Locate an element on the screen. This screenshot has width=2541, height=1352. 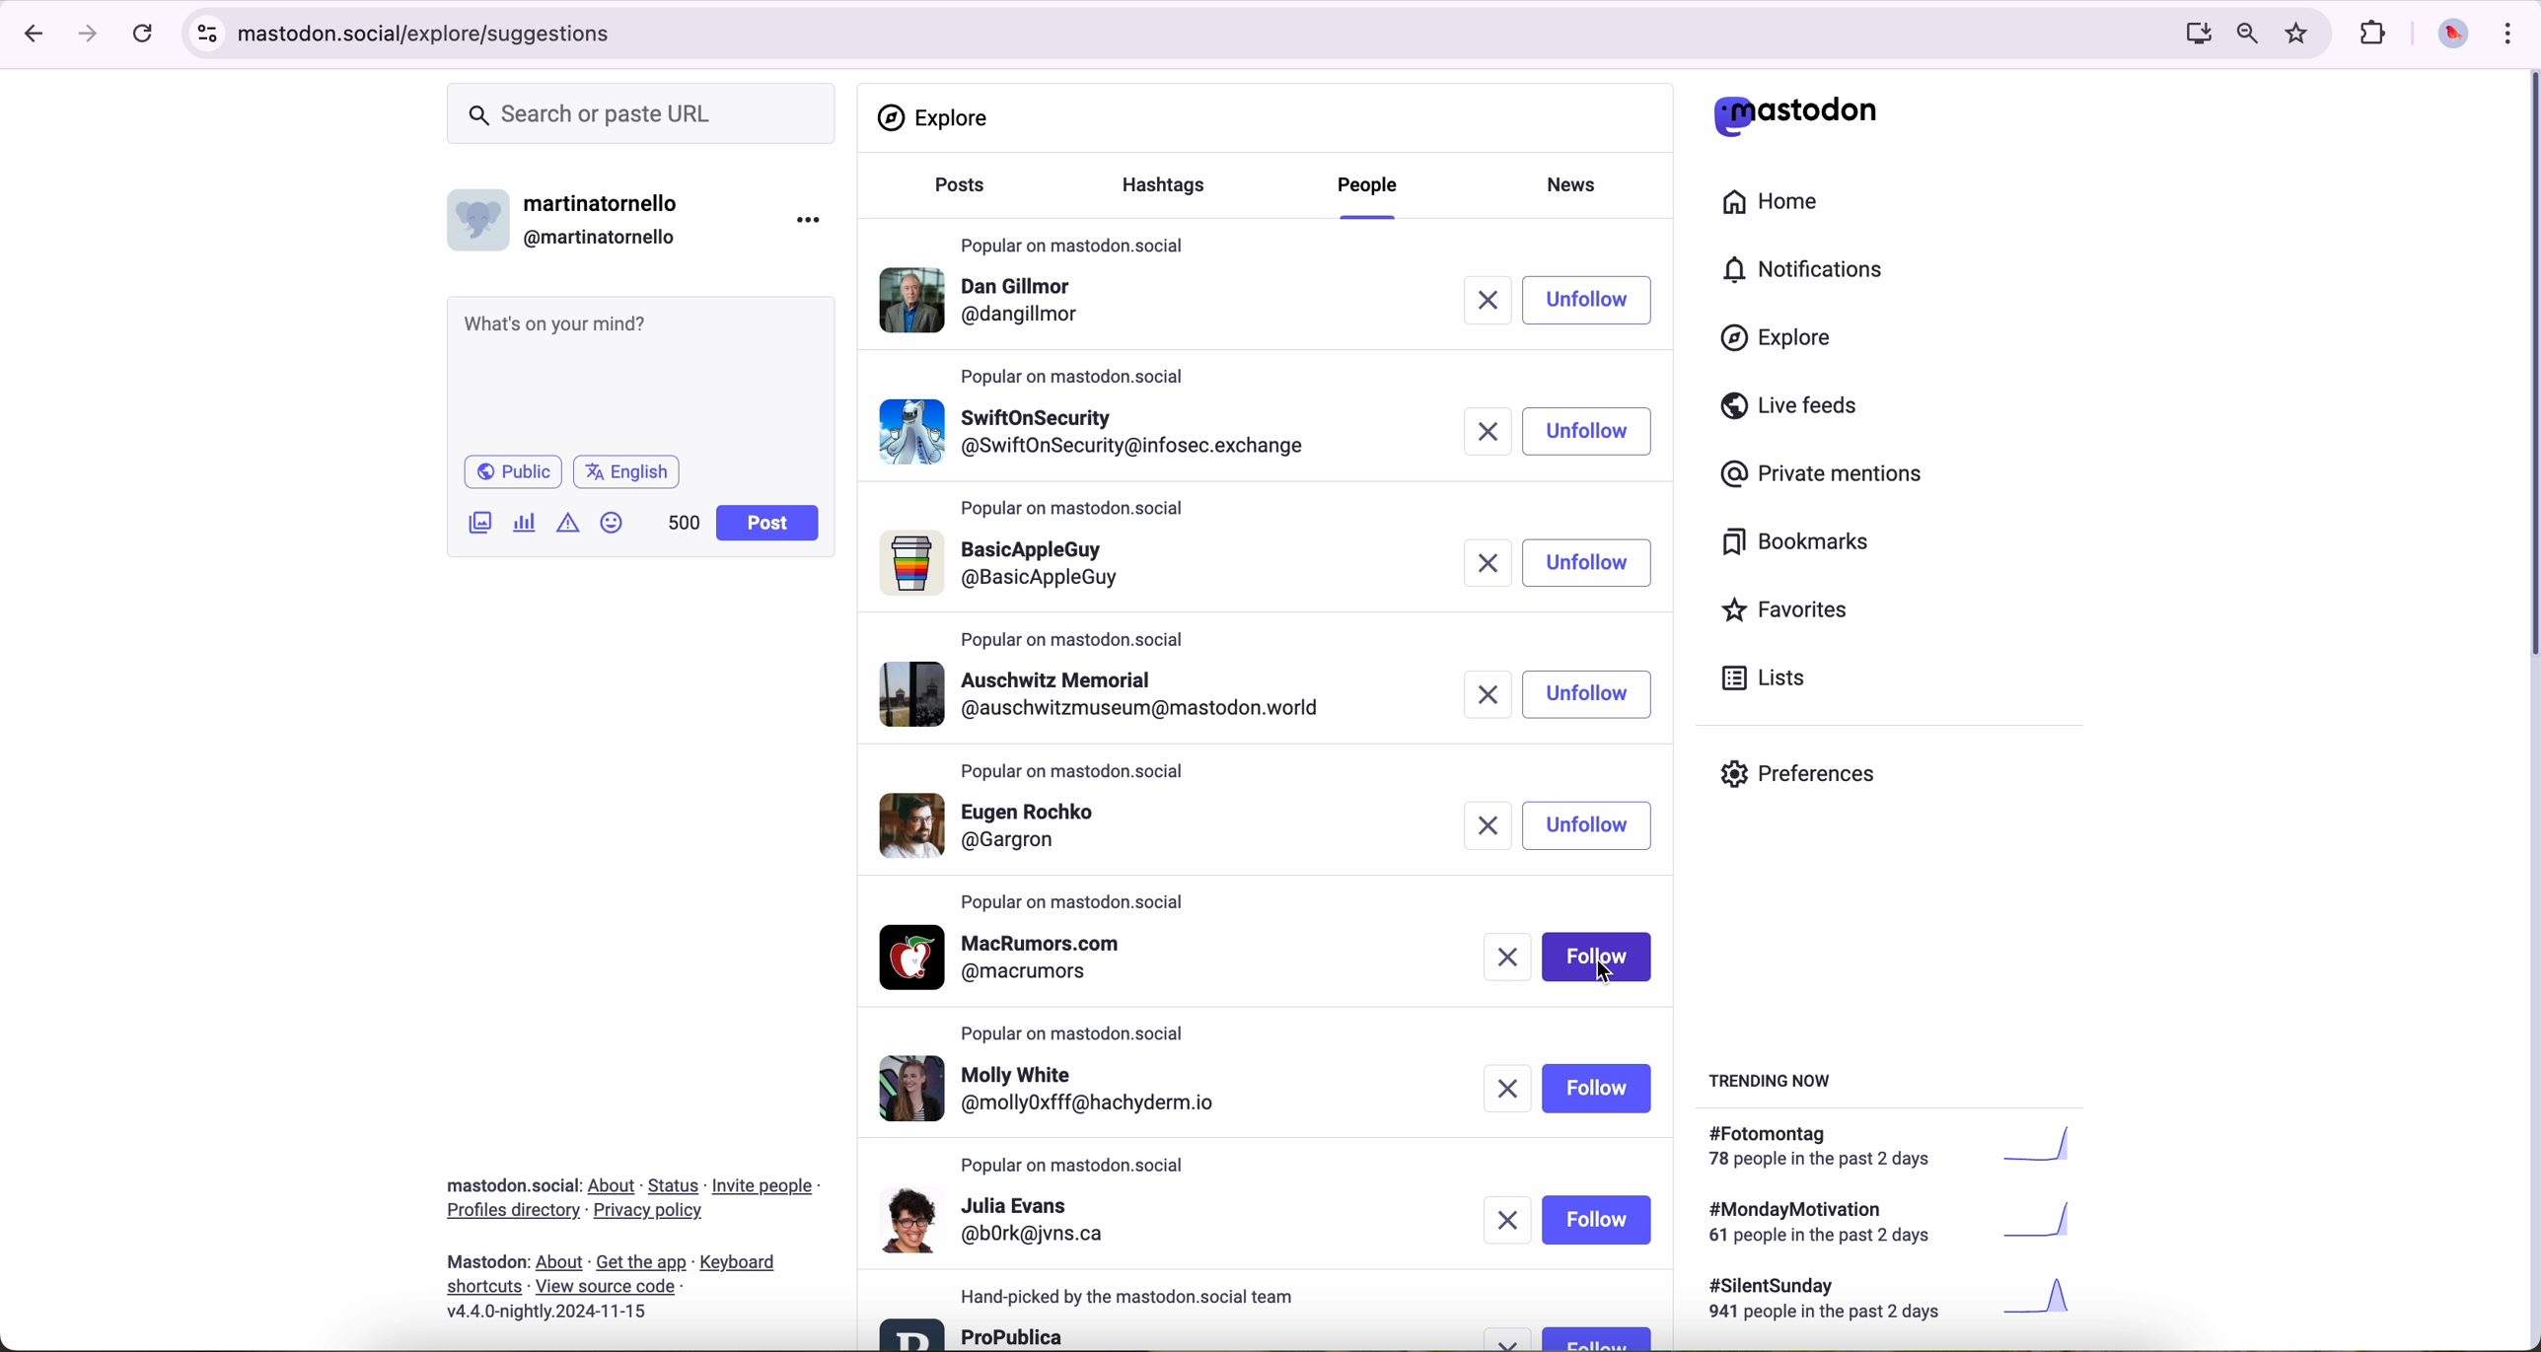
profile is located at coordinates (1067, 1091).